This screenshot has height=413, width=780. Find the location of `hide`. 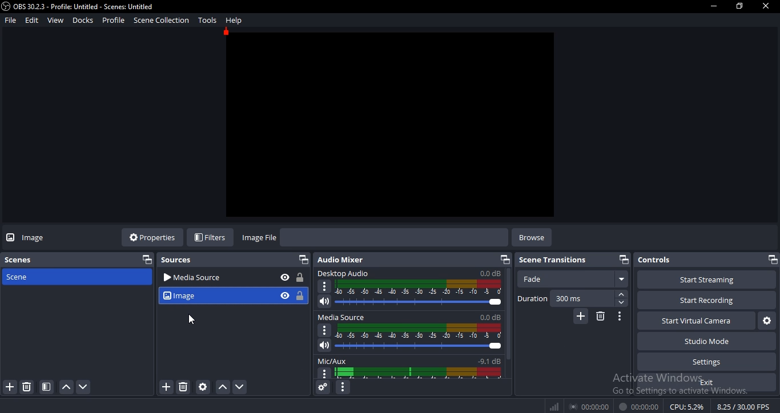

hide is located at coordinates (285, 295).